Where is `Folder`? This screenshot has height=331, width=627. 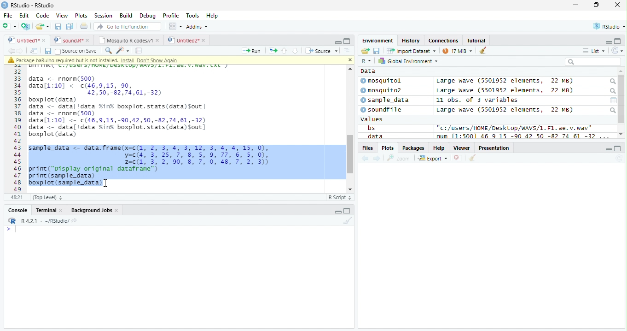
Folder is located at coordinates (365, 51).